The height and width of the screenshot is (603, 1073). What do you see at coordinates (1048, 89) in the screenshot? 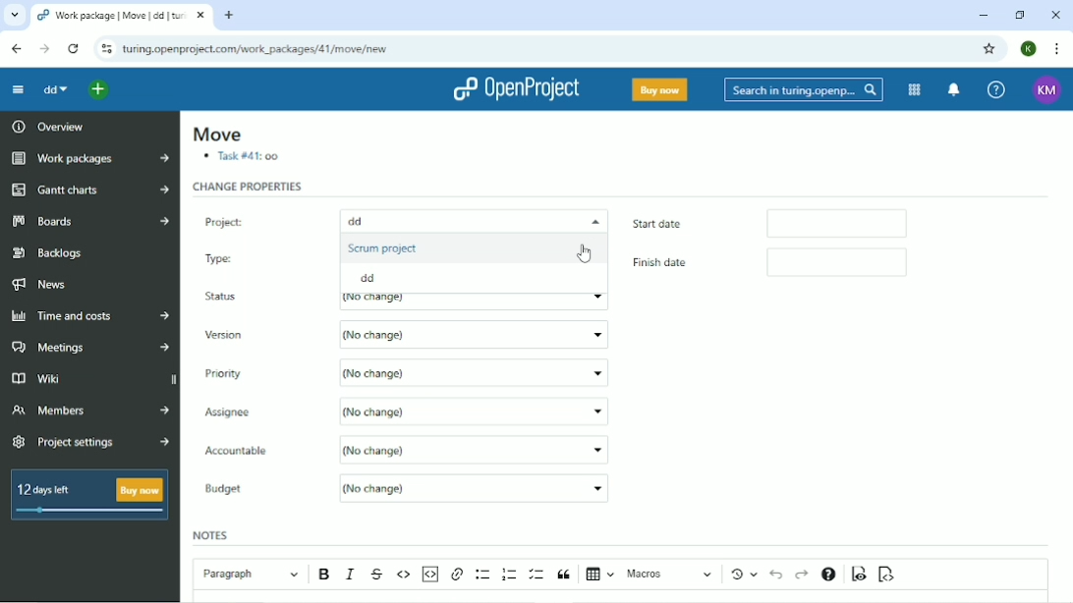
I see `KM` at bounding box center [1048, 89].